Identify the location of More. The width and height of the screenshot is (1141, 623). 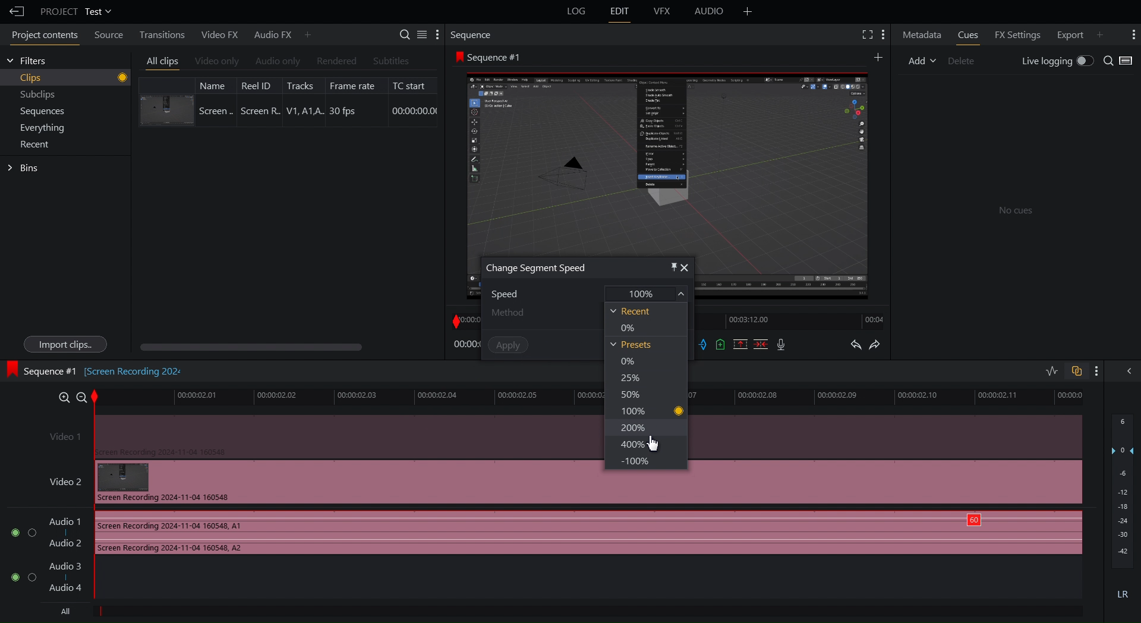
(1131, 34).